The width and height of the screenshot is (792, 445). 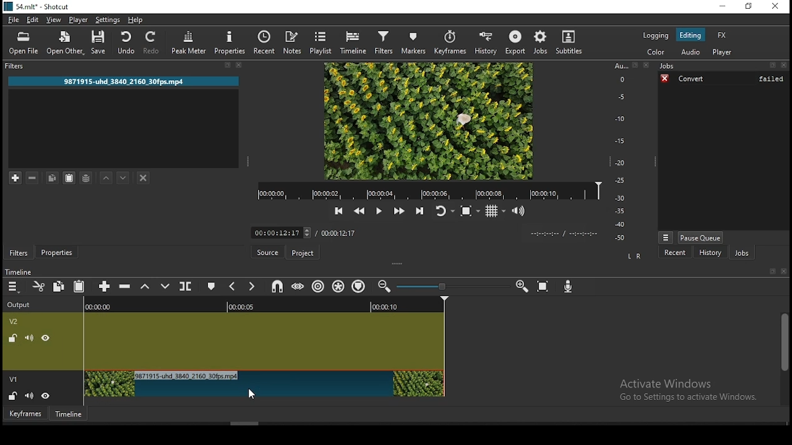 What do you see at coordinates (520, 287) in the screenshot?
I see `zoom timeline out` at bounding box center [520, 287].